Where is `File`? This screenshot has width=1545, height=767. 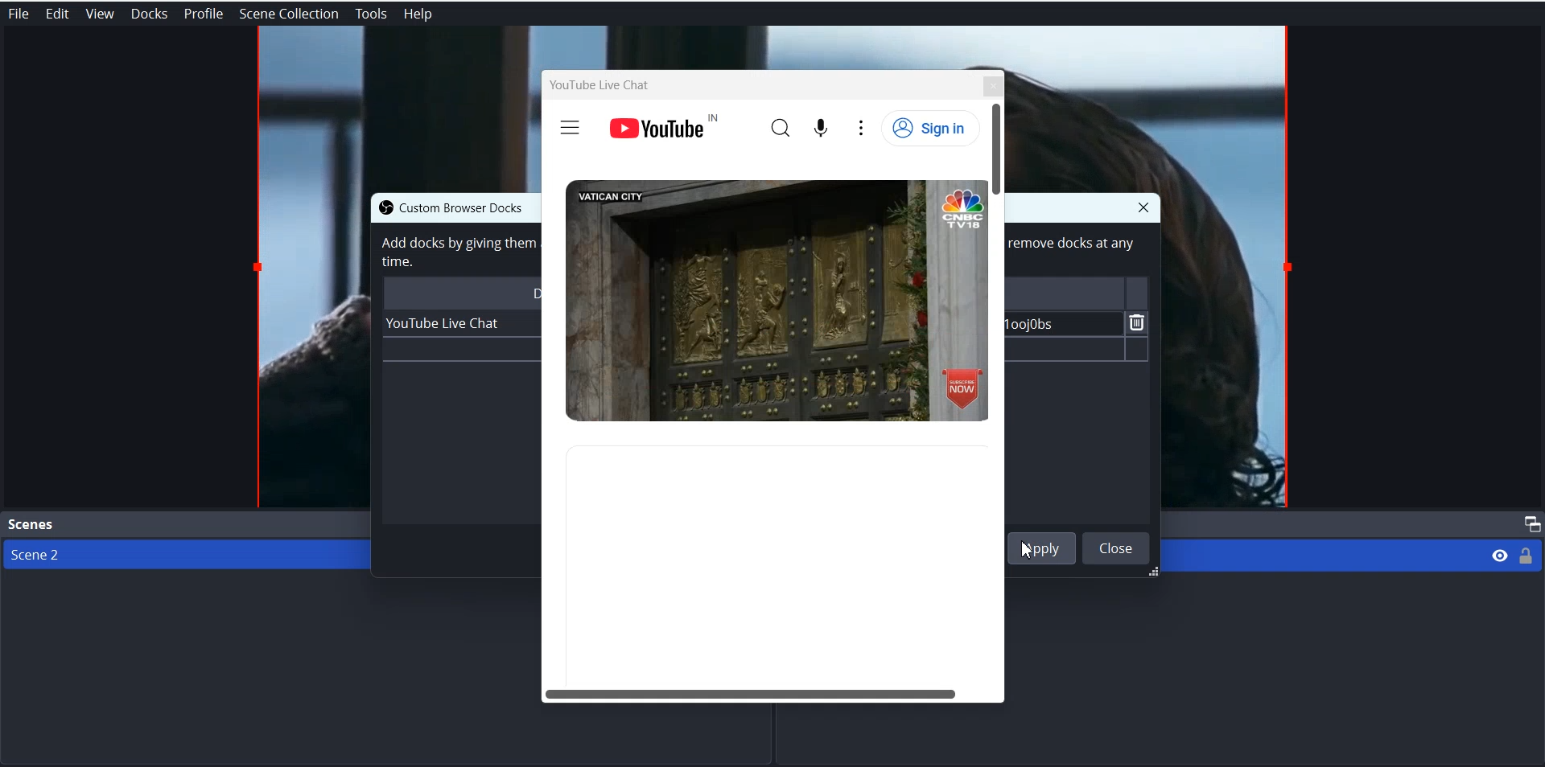
File is located at coordinates (18, 14).